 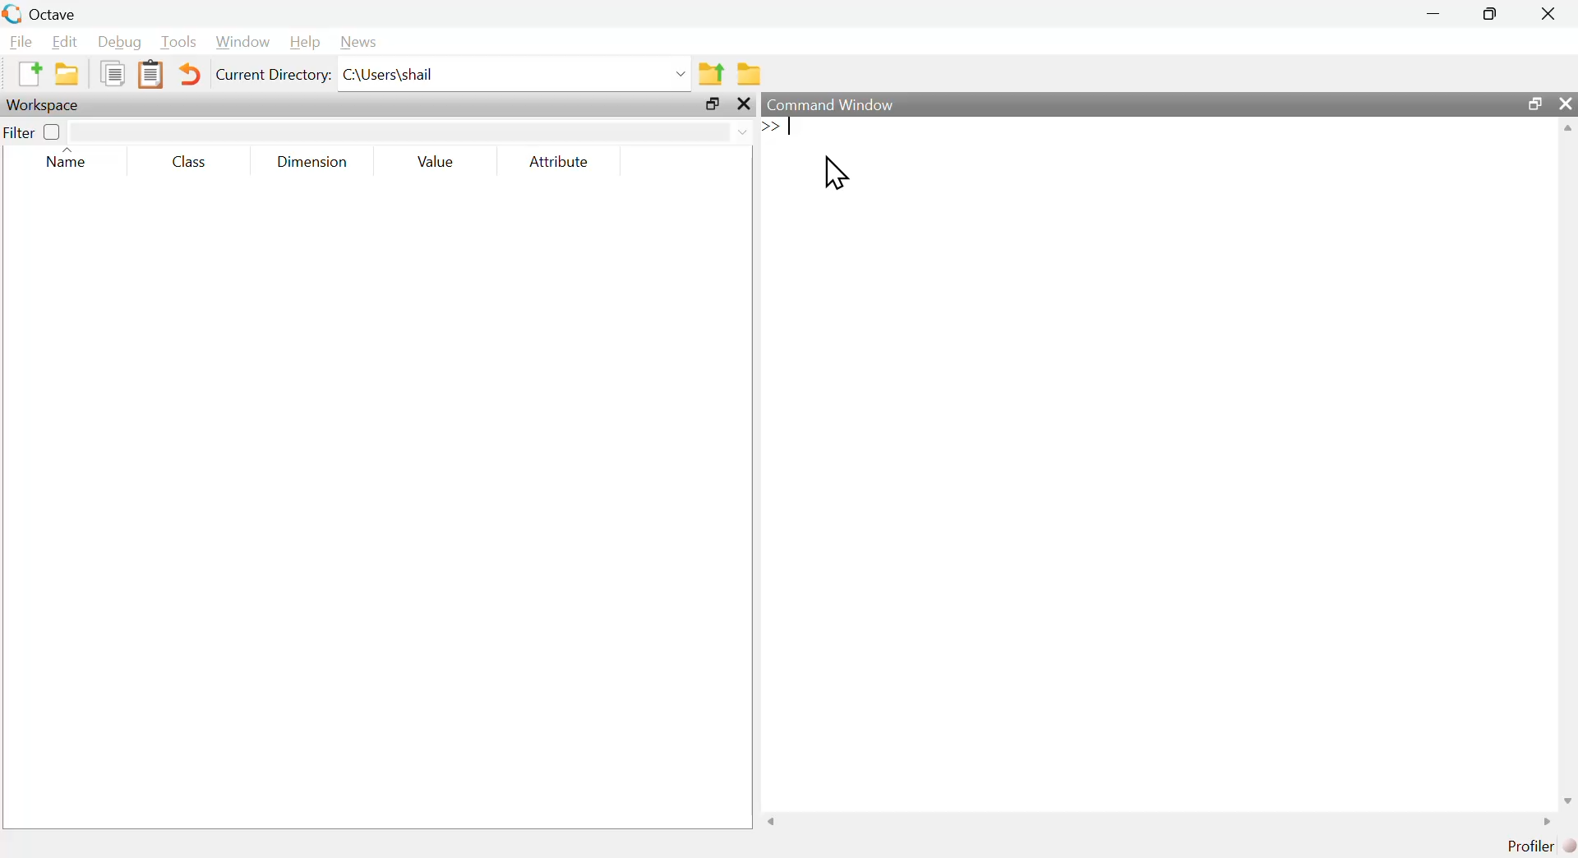 I want to click on C\Users\shail , so click(x=515, y=74).